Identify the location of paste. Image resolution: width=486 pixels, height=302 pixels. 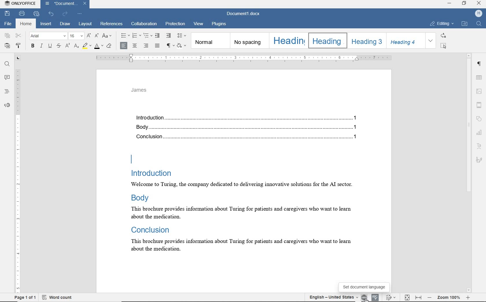
(7, 45).